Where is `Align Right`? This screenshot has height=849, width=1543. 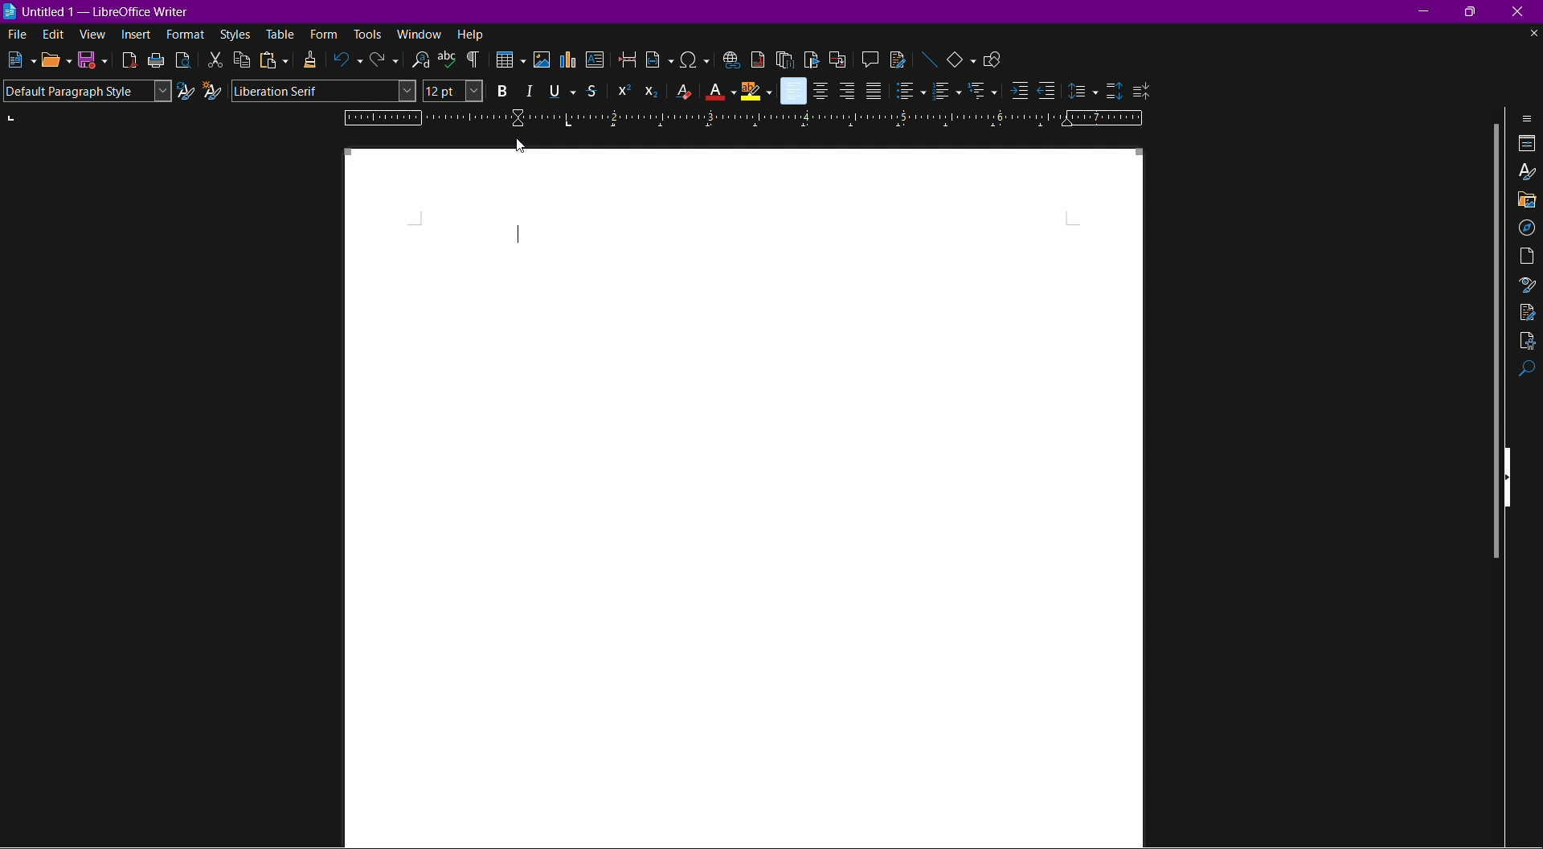 Align Right is located at coordinates (847, 90).